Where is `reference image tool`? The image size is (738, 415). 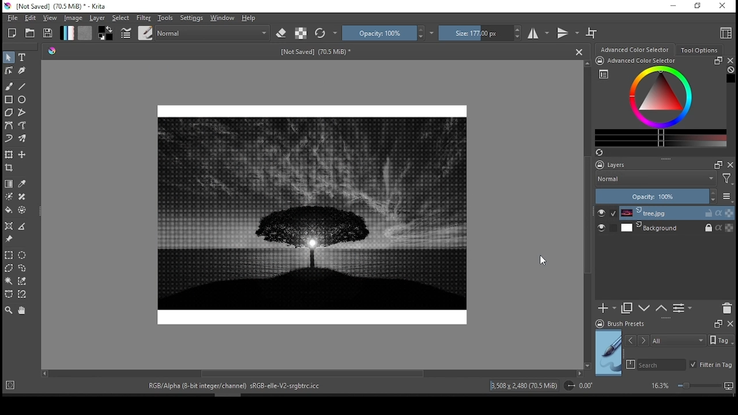 reference image tool is located at coordinates (9, 238).